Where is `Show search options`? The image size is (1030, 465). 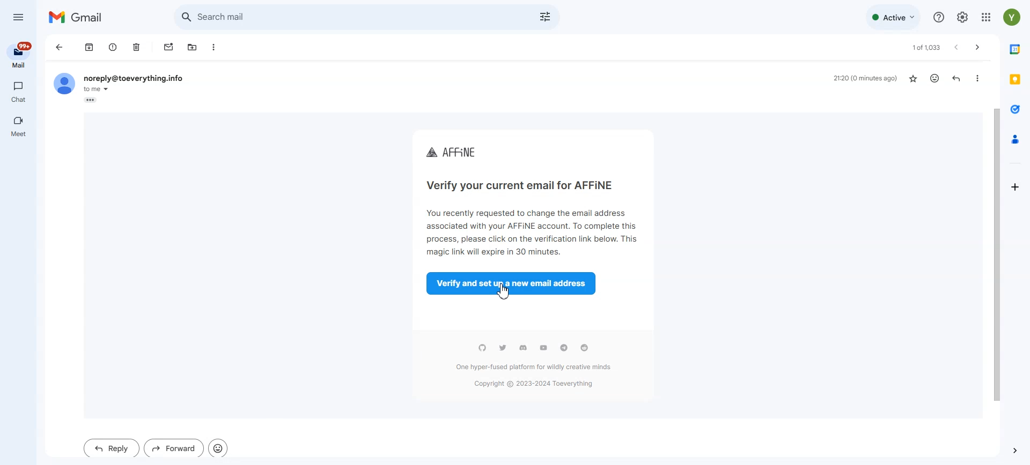 Show search options is located at coordinates (546, 17).